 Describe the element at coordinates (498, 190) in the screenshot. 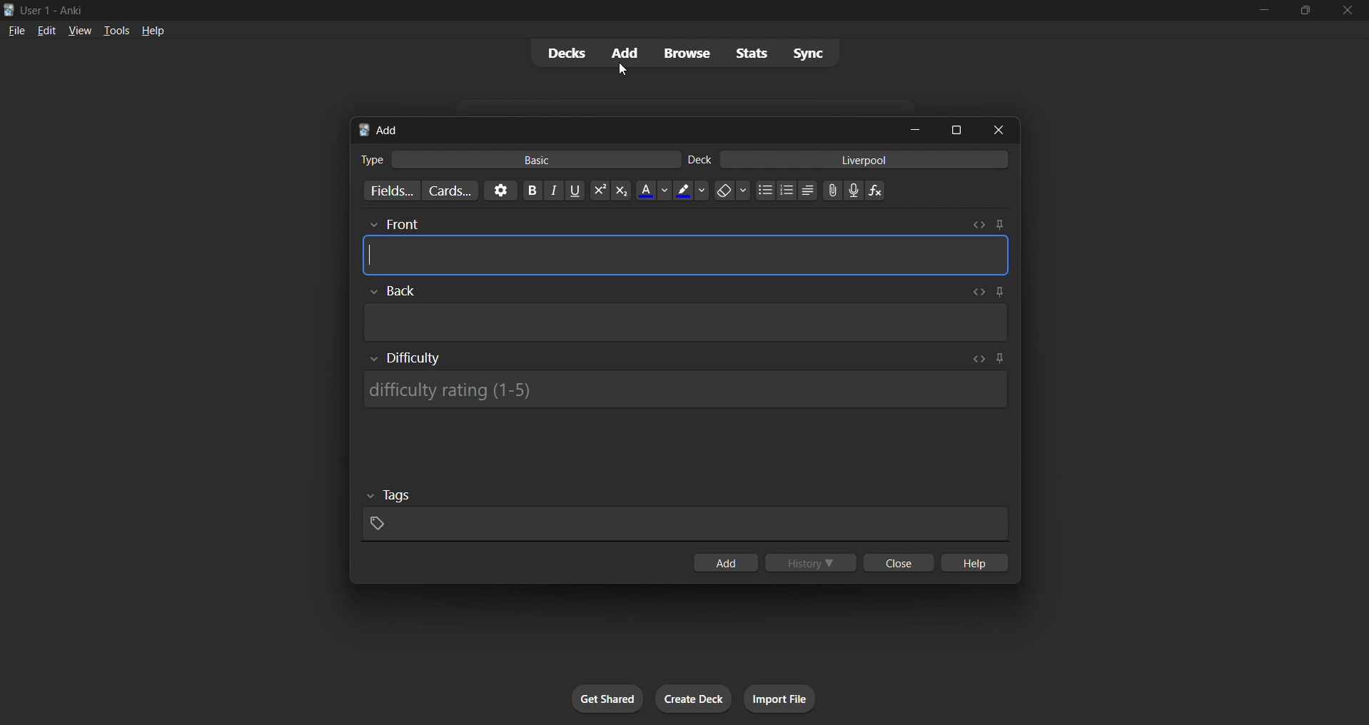

I see `options` at that location.